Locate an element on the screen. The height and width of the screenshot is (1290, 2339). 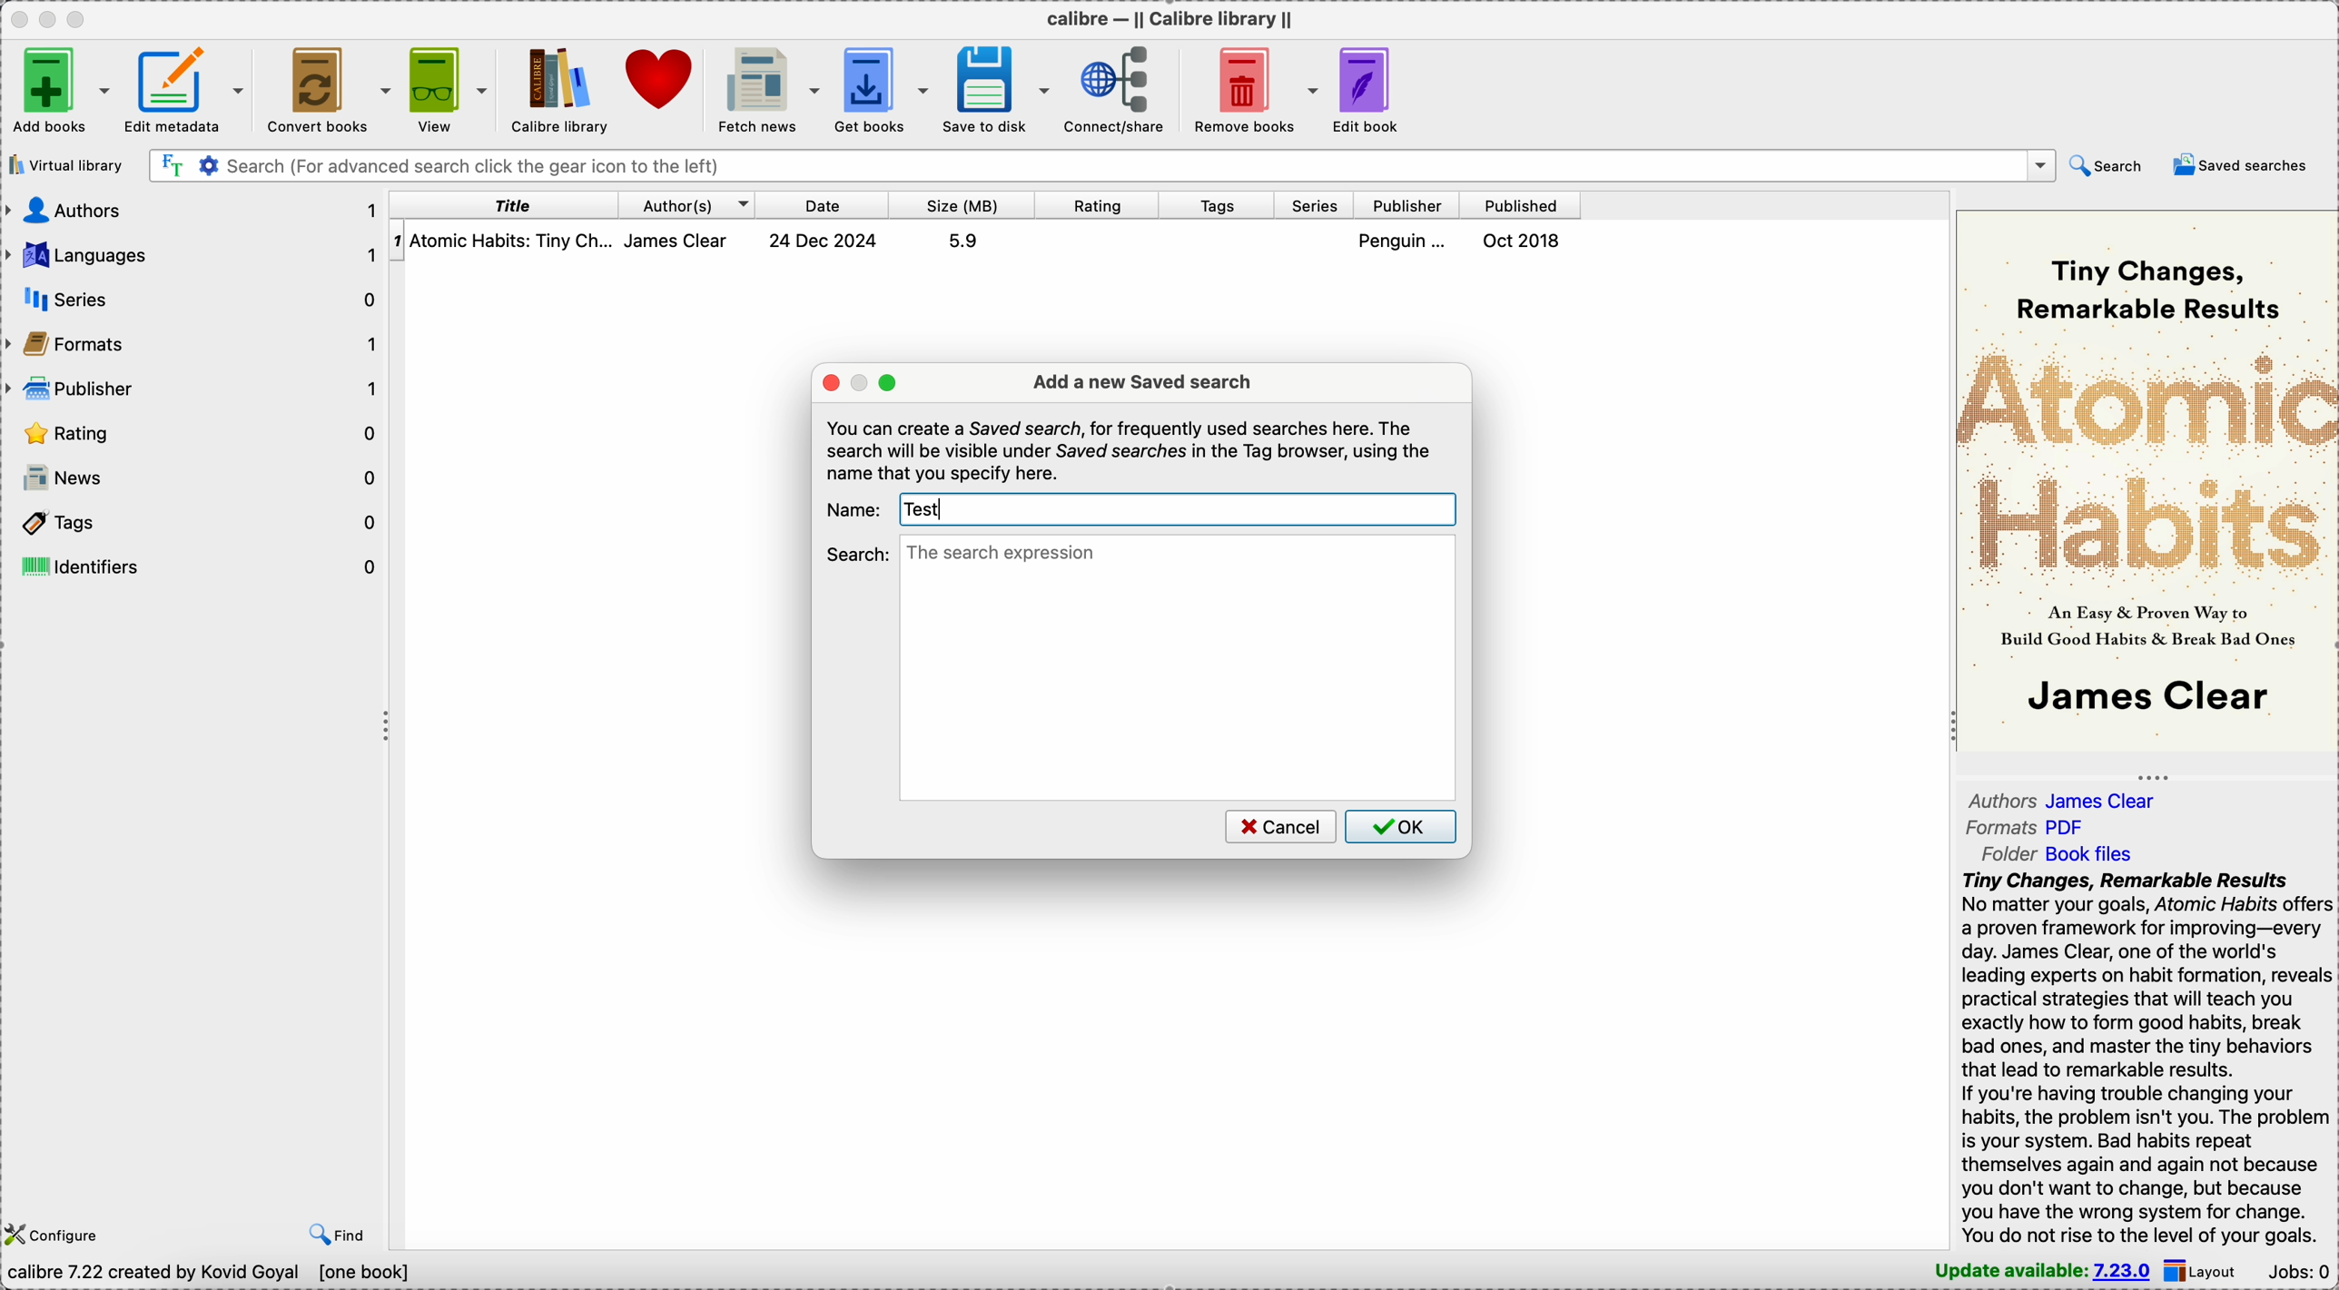
Jobs: 0 is located at coordinates (2301, 1270).